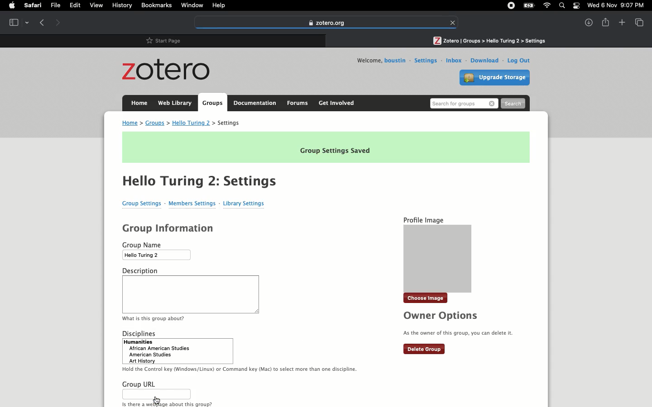  Describe the element at coordinates (219, 5) in the screenshot. I see `Help` at that location.